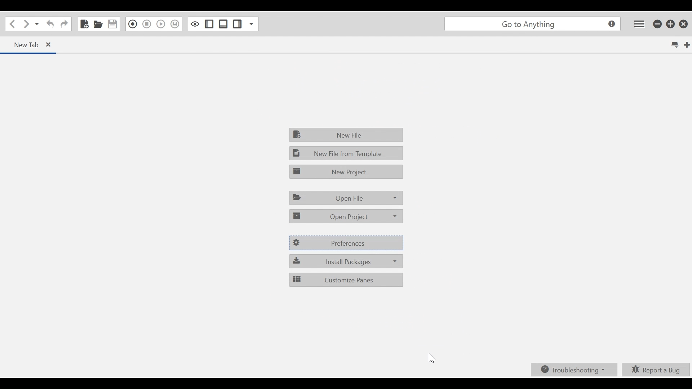 This screenshot has height=389, width=692. Describe the element at coordinates (674, 45) in the screenshot. I see `List of tabs` at that location.